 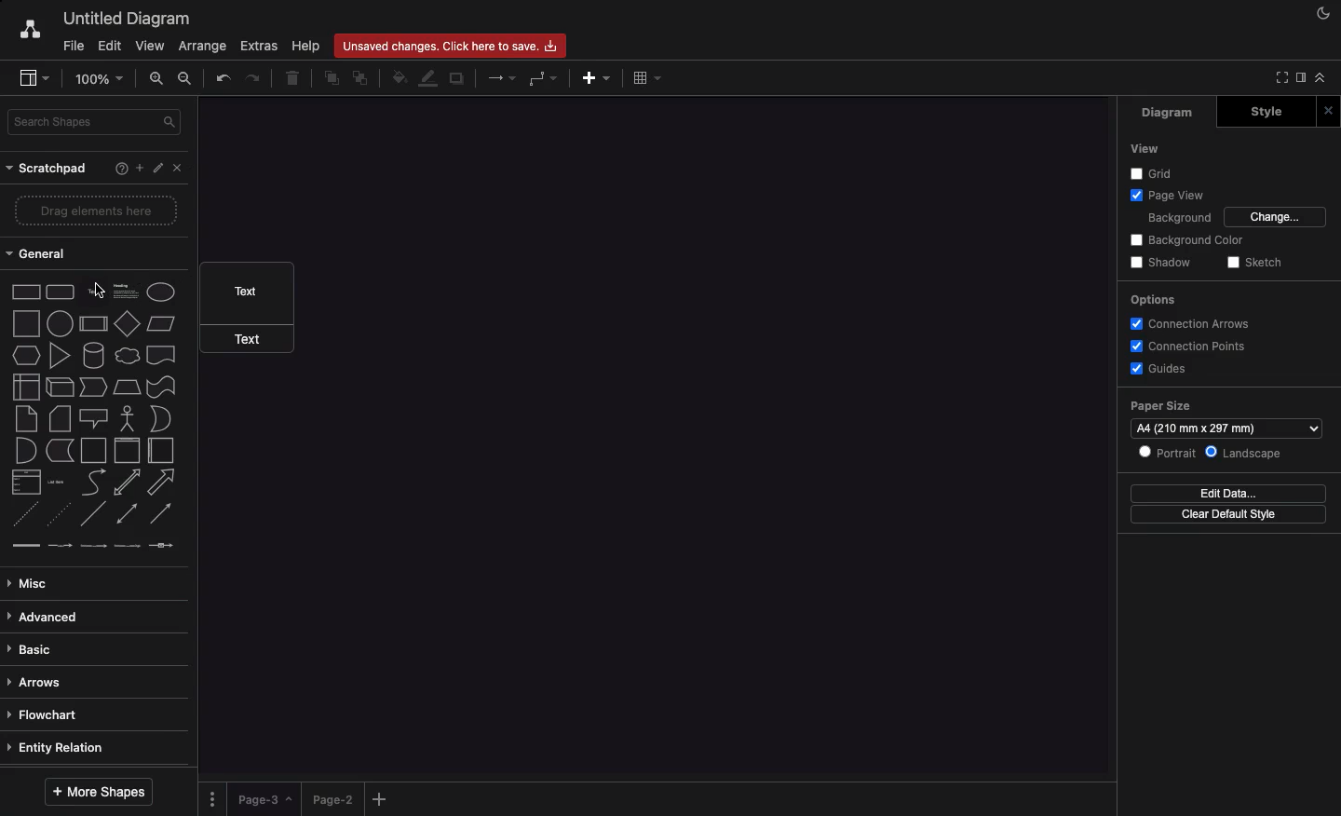 I want to click on horizontal container, so click(x=161, y=450).